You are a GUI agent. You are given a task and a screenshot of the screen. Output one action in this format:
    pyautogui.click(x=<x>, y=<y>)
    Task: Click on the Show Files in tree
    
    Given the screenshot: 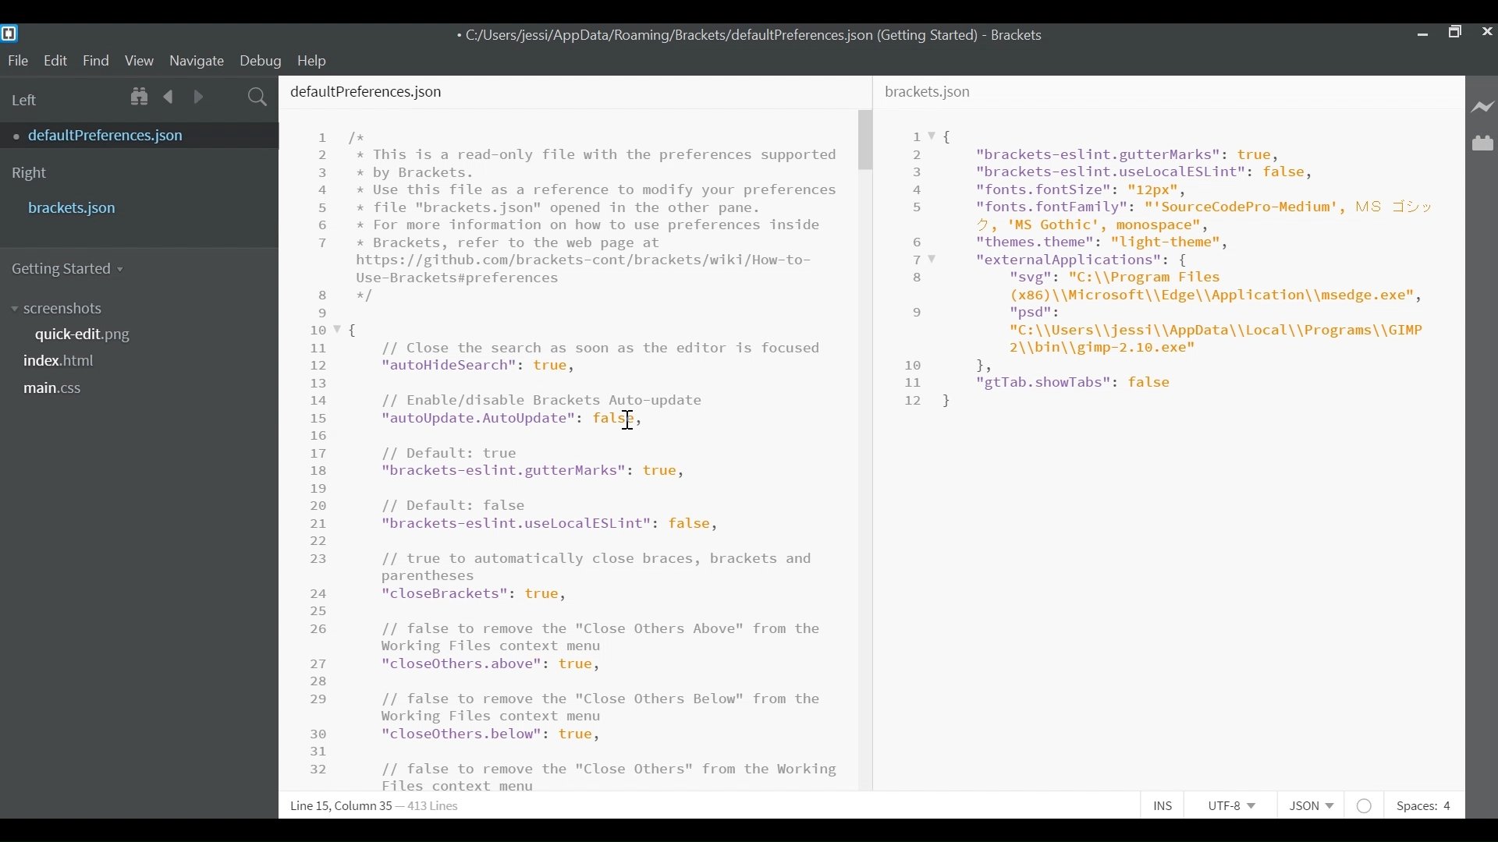 What is the action you would take?
    pyautogui.click(x=141, y=96)
    